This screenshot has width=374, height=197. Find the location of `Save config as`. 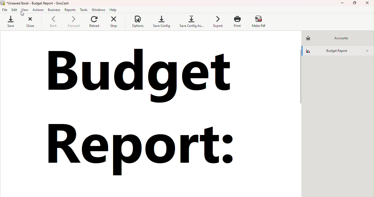

Save config as is located at coordinates (191, 22).